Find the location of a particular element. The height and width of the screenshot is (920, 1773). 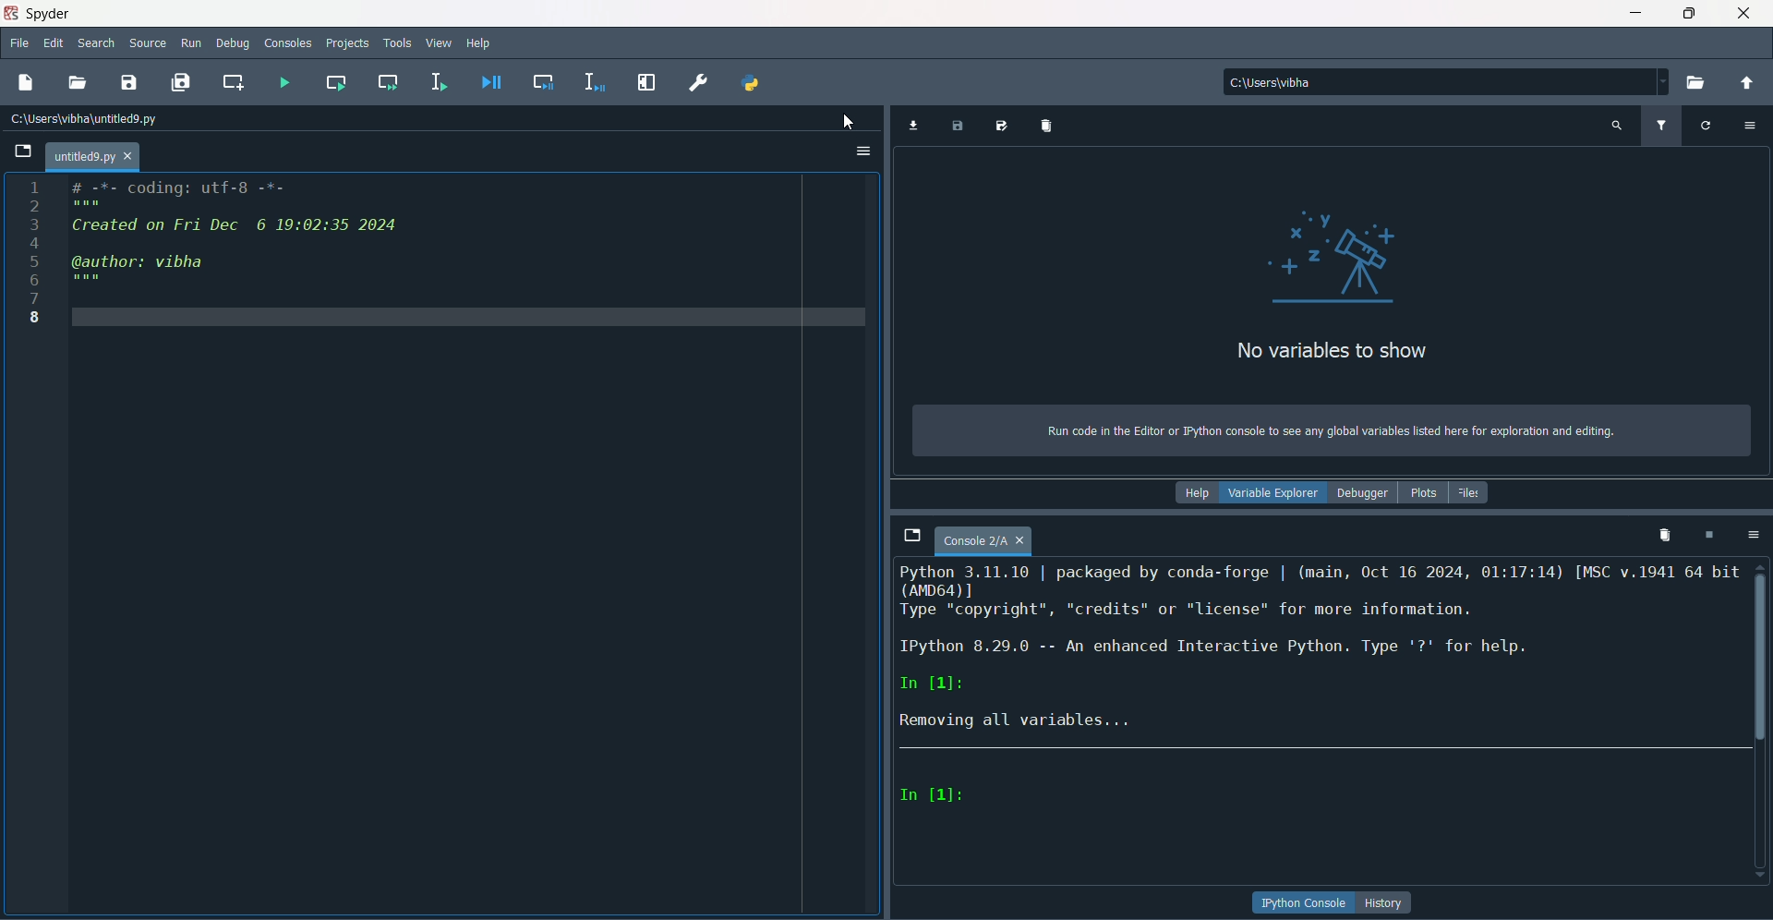

run selection is located at coordinates (439, 82).